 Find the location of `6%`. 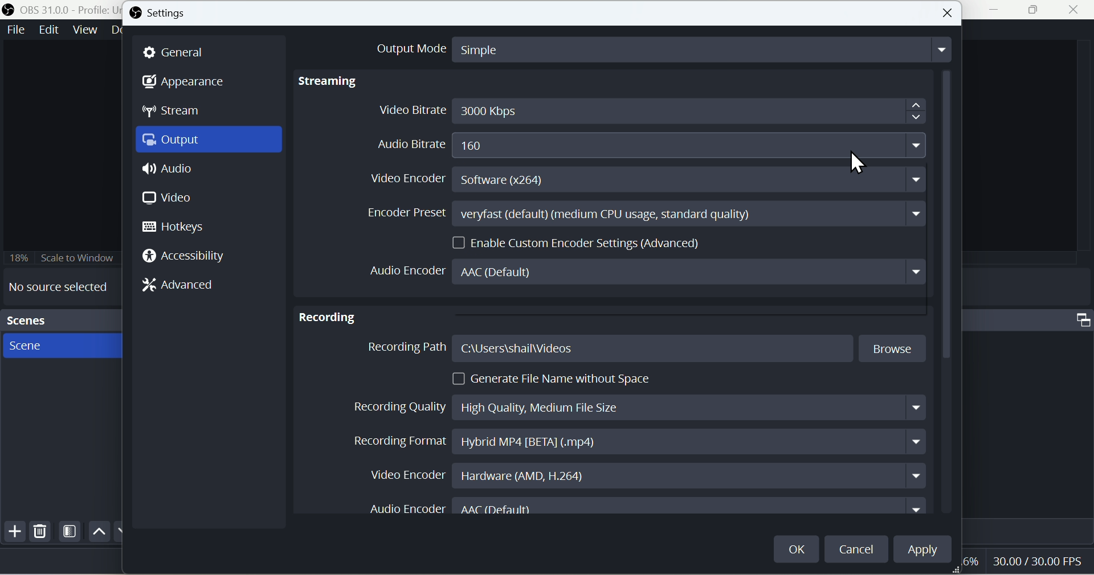

6% is located at coordinates (966, 560).